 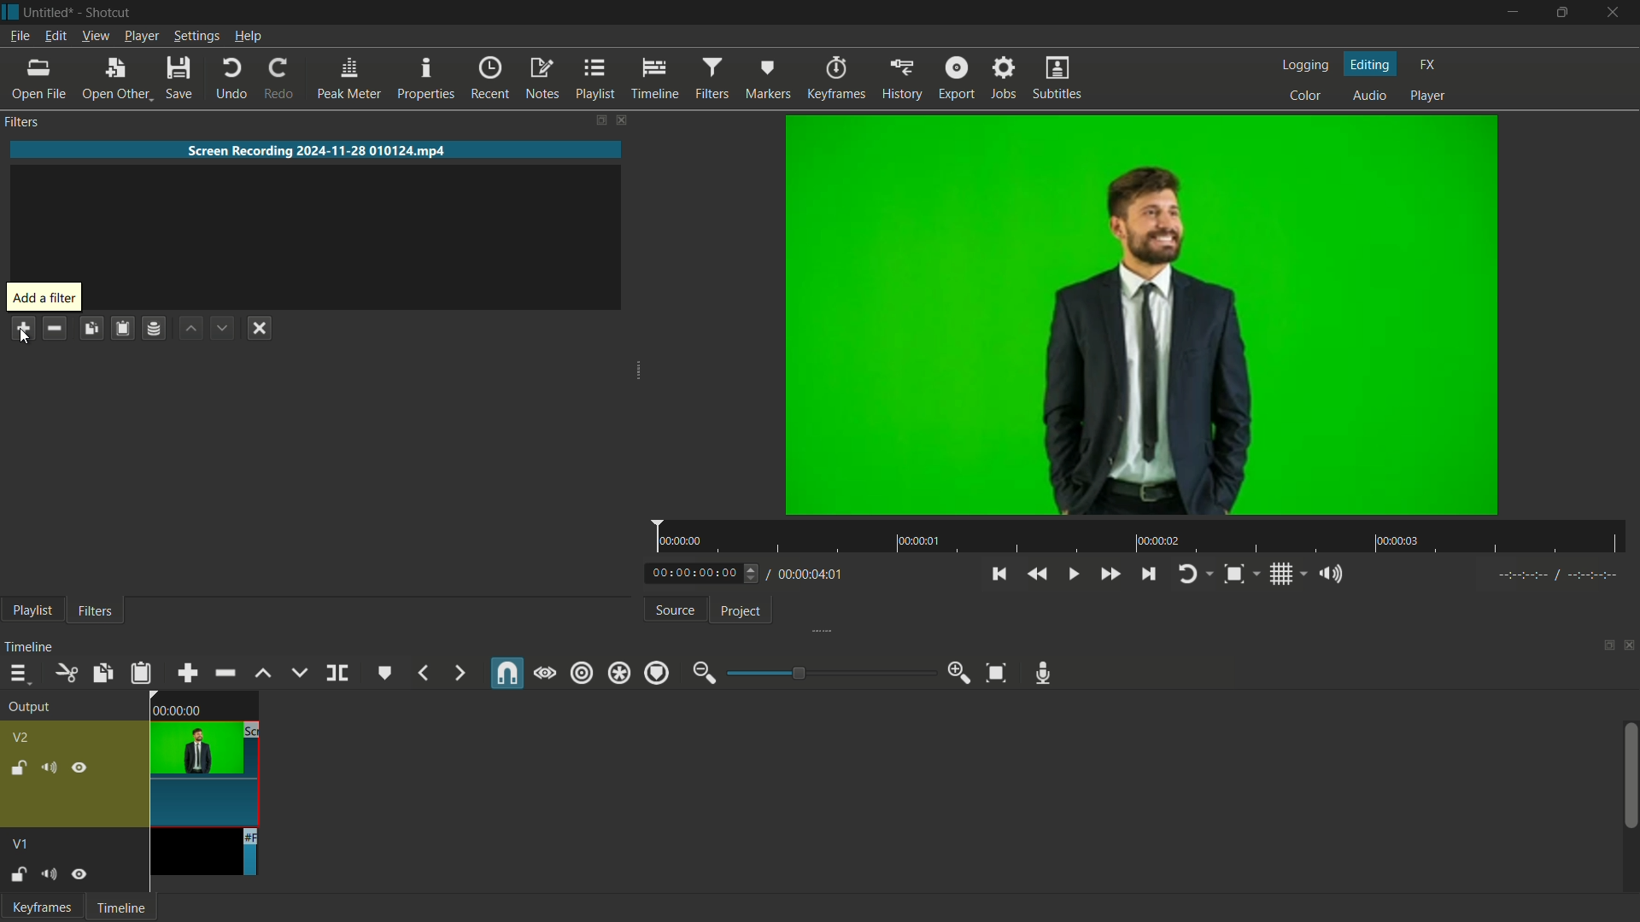 I want to click on skip to the previous point, so click(x=1000, y=575).